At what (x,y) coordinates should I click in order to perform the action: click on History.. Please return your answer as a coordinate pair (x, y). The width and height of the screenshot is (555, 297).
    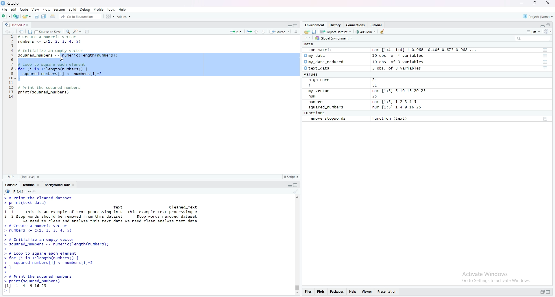
    Looking at the image, I should click on (336, 25).